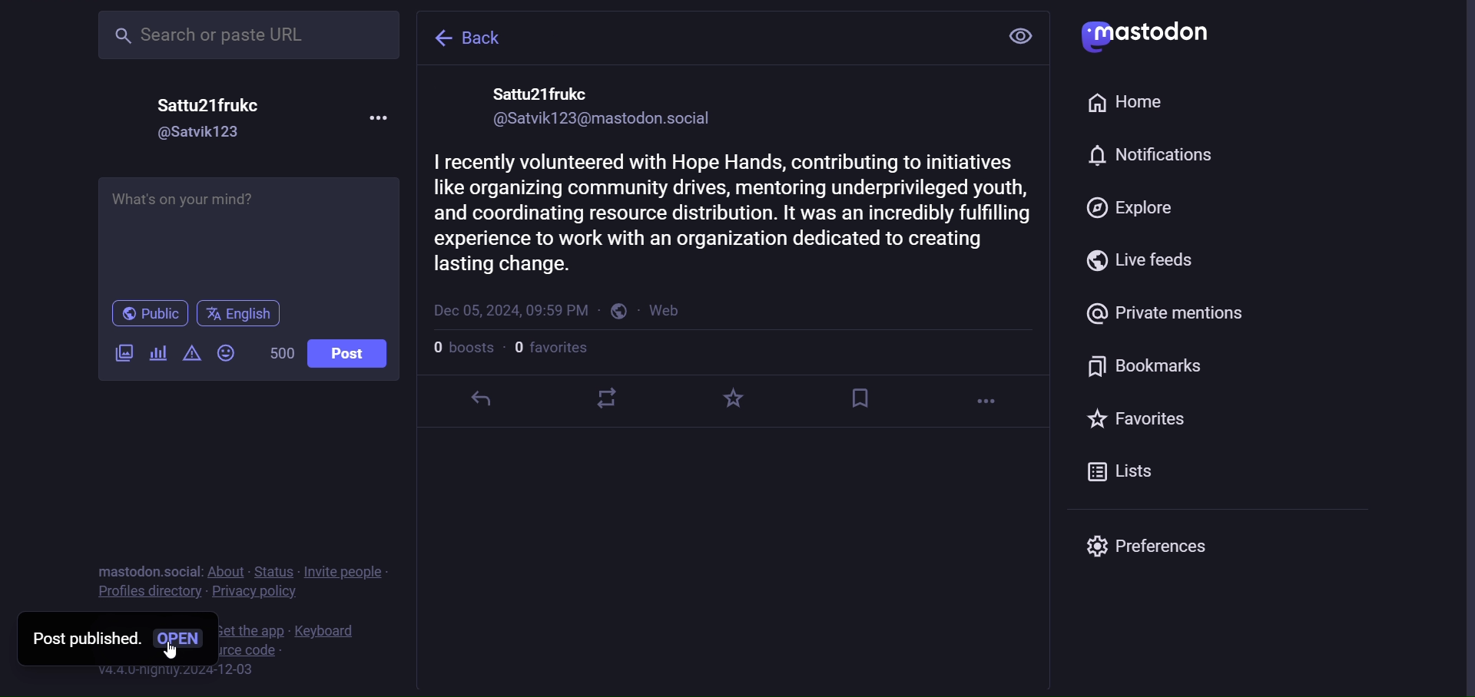 The width and height of the screenshot is (1475, 697). Describe the element at coordinates (1121, 470) in the screenshot. I see `lists` at that location.